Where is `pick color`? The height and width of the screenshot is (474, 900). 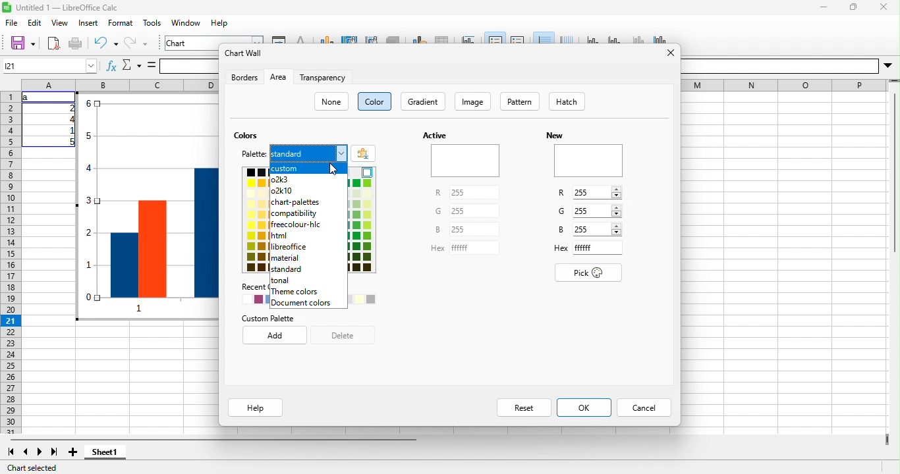 pick color is located at coordinates (588, 273).